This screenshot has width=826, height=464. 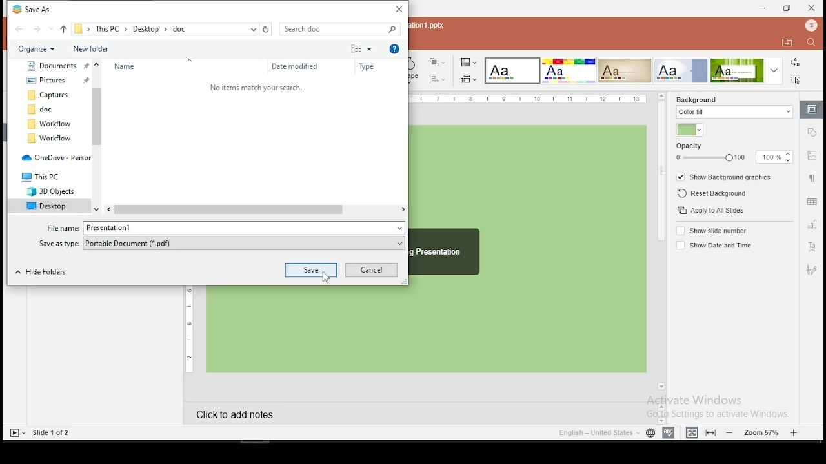 What do you see at coordinates (51, 139) in the screenshot?
I see `workflow` at bounding box center [51, 139].